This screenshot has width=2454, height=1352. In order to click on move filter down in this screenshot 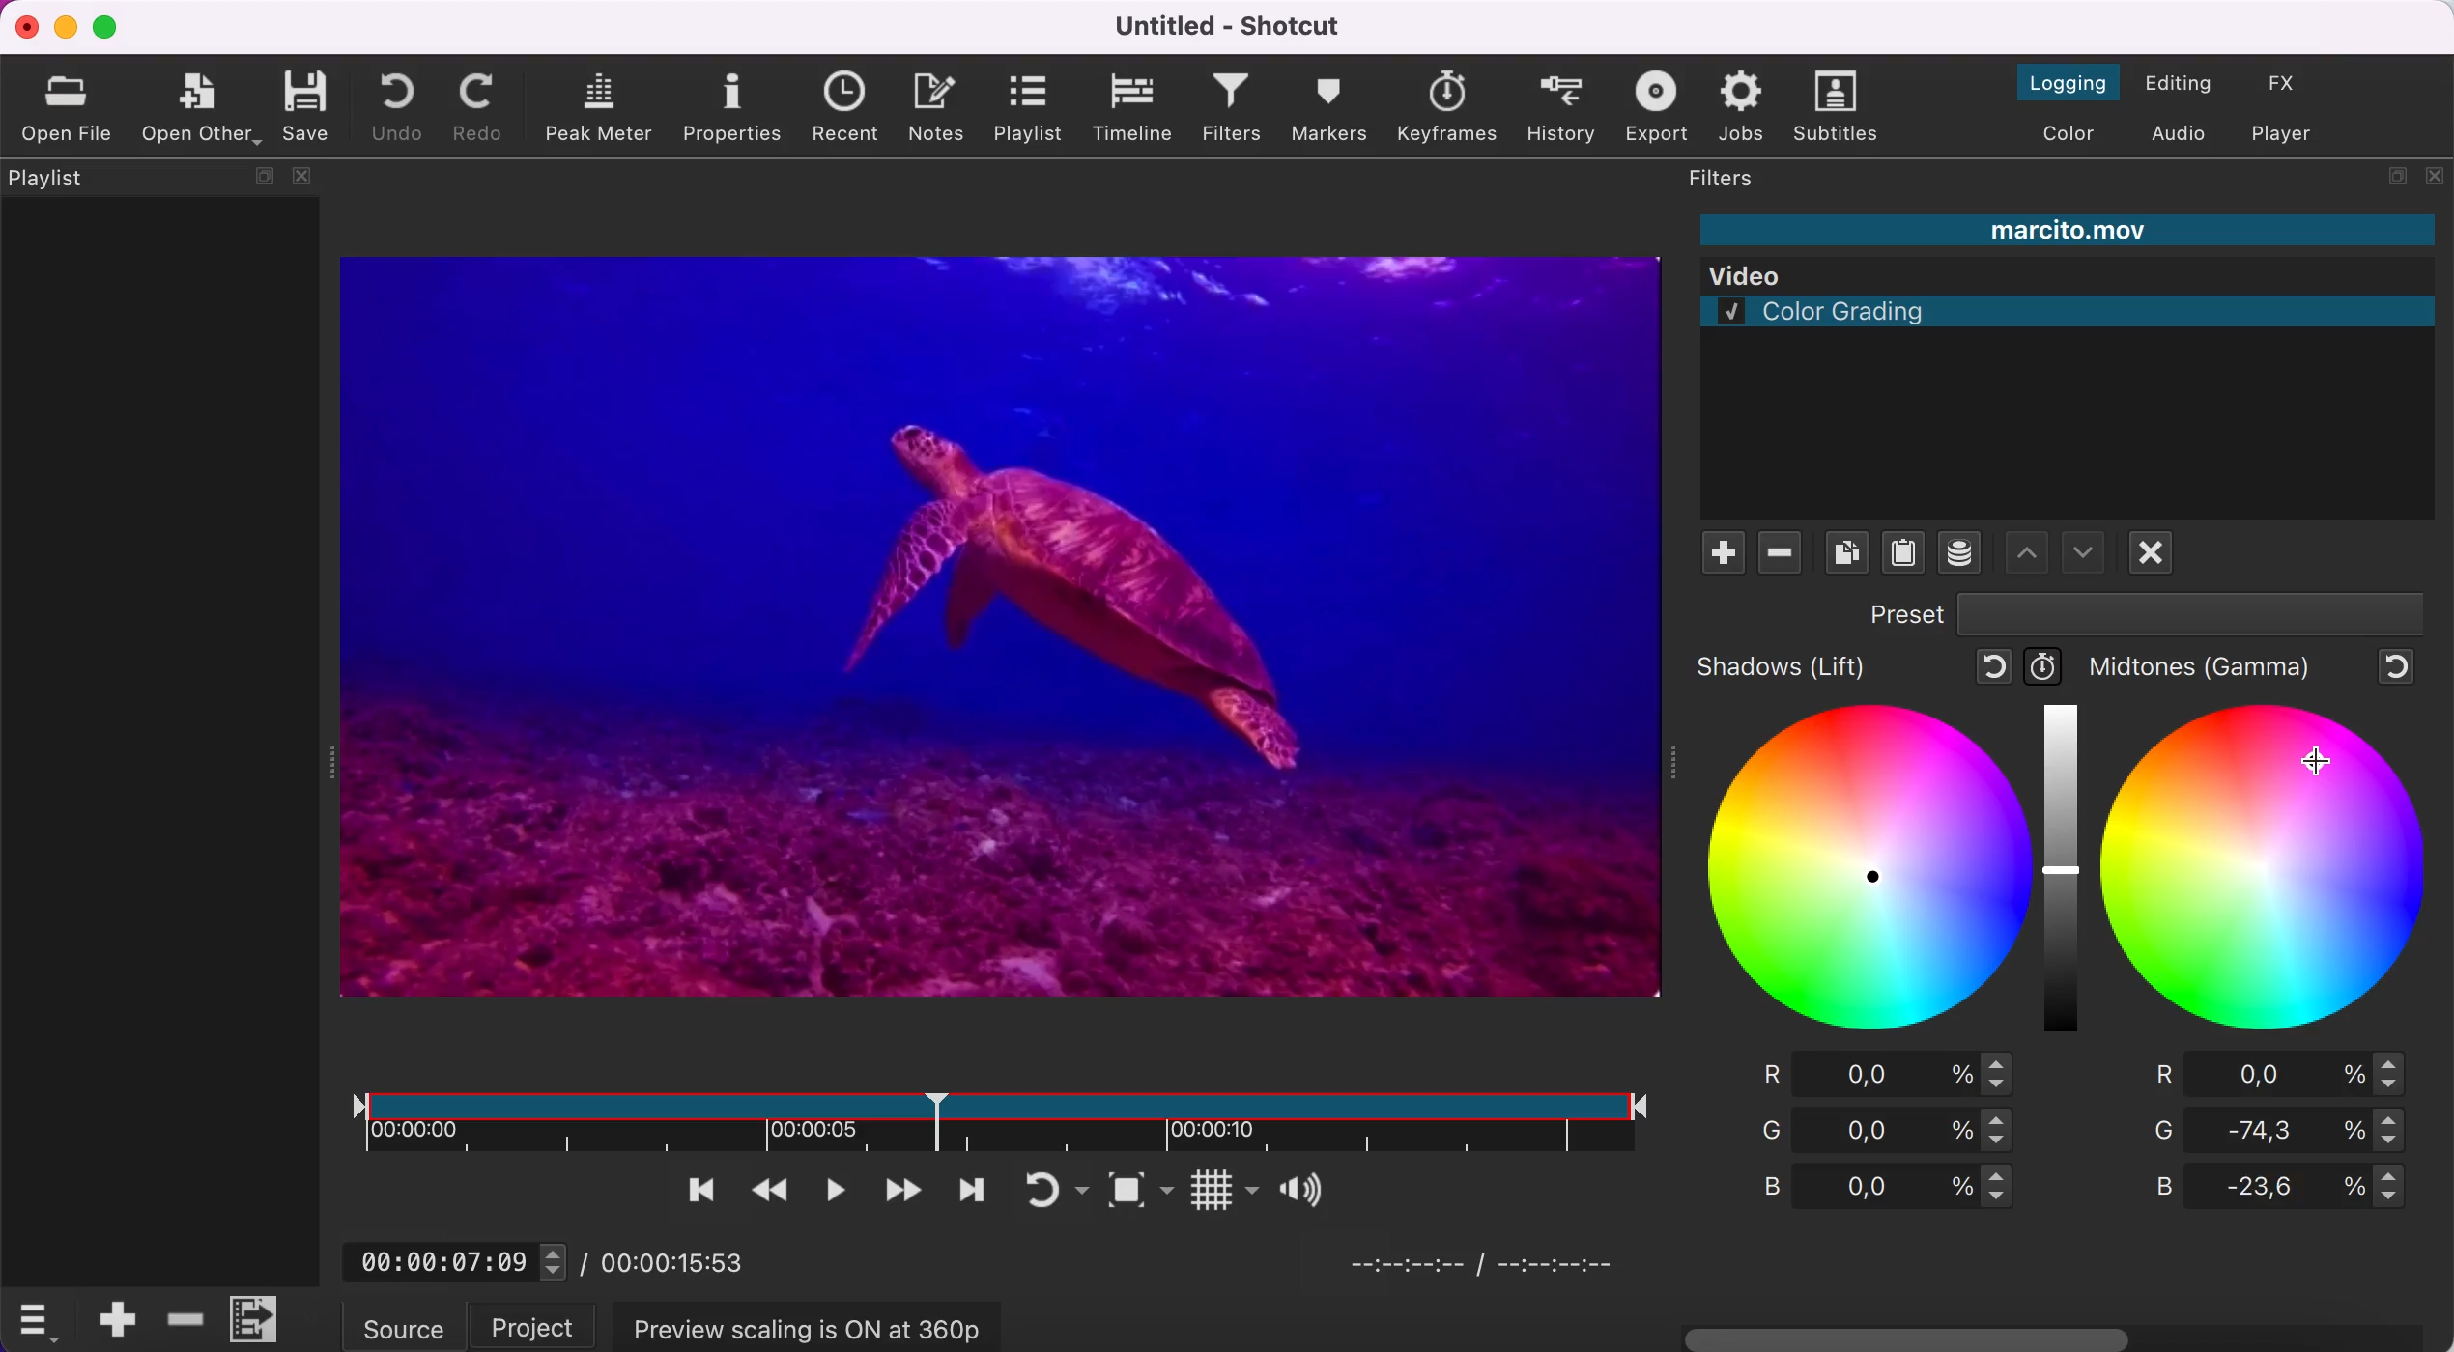, I will do `click(2024, 552)`.